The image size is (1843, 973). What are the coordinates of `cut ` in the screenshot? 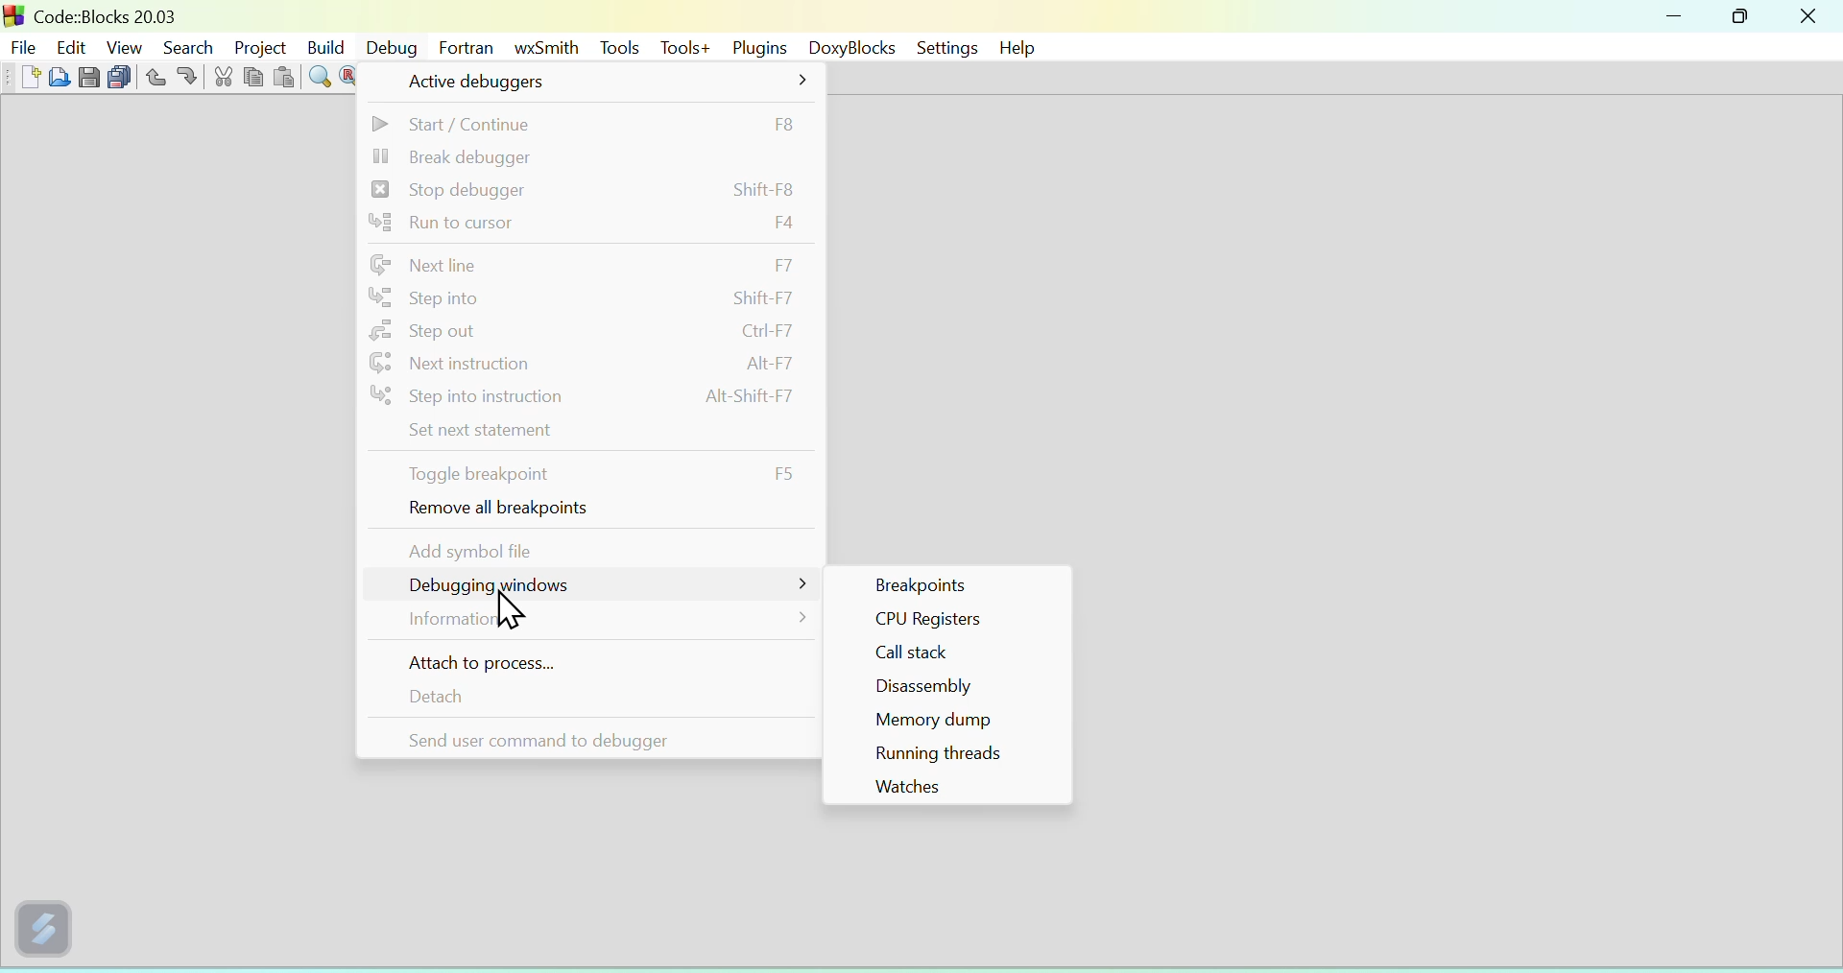 It's located at (223, 79).